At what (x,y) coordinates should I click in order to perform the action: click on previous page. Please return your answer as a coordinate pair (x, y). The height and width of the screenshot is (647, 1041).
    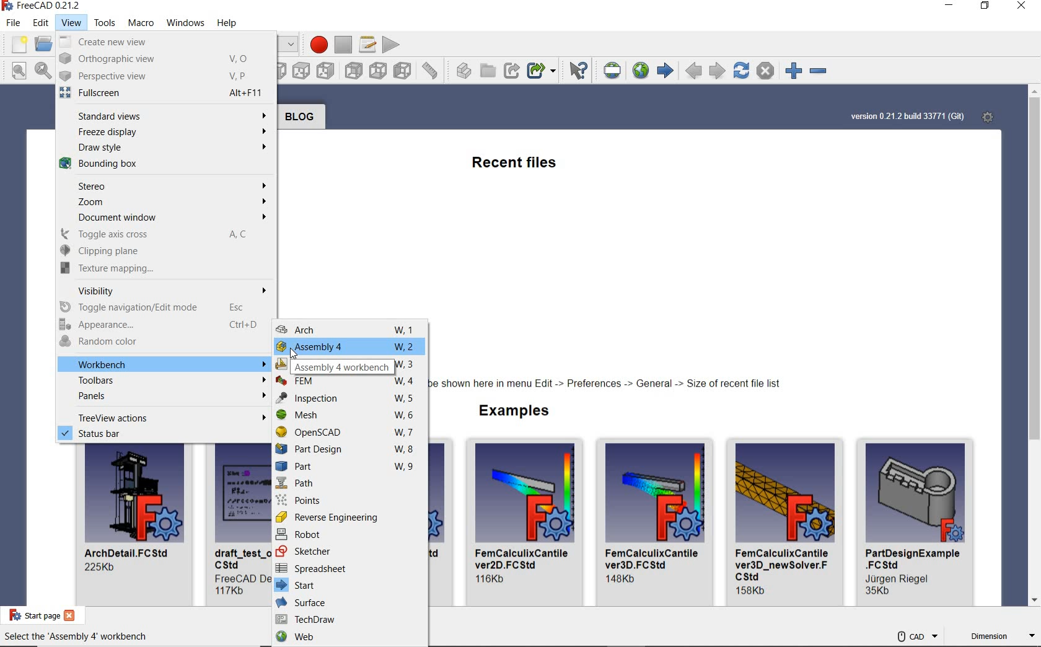
    Looking at the image, I should click on (694, 72).